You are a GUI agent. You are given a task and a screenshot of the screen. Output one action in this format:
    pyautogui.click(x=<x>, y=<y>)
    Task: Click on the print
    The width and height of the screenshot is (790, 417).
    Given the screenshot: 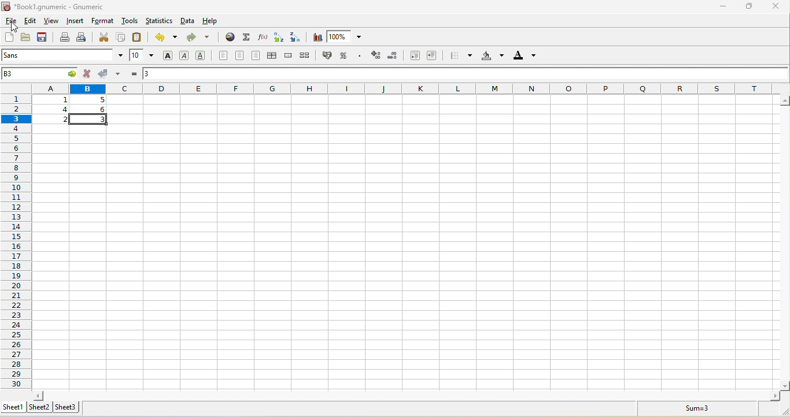 What is the action you would take?
    pyautogui.click(x=64, y=38)
    